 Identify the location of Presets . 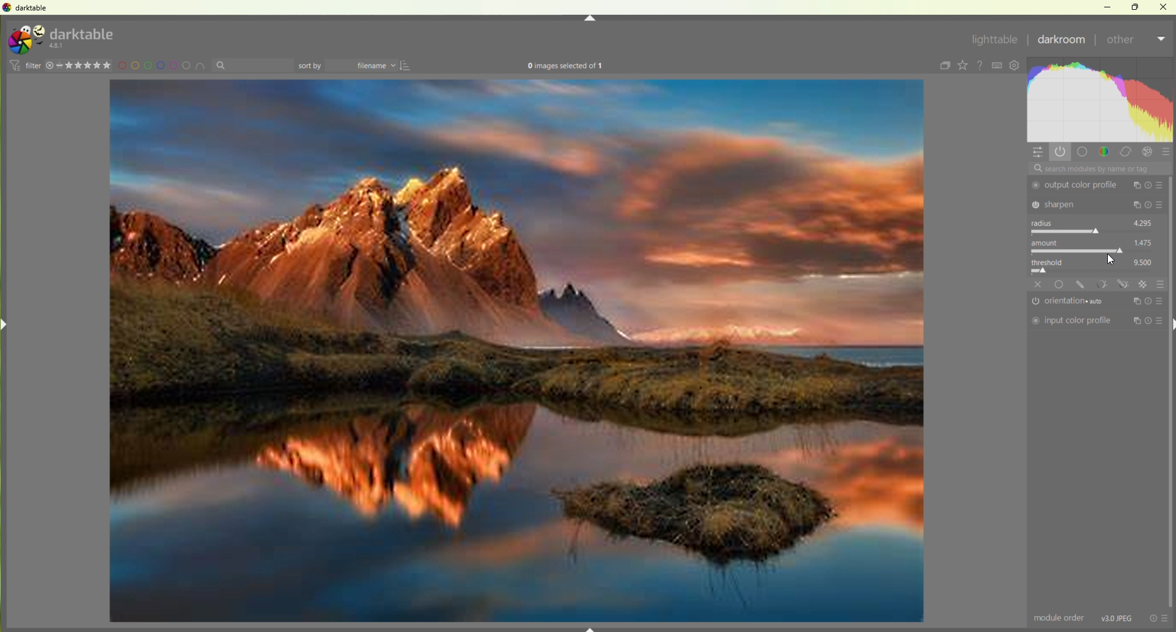
(1161, 283).